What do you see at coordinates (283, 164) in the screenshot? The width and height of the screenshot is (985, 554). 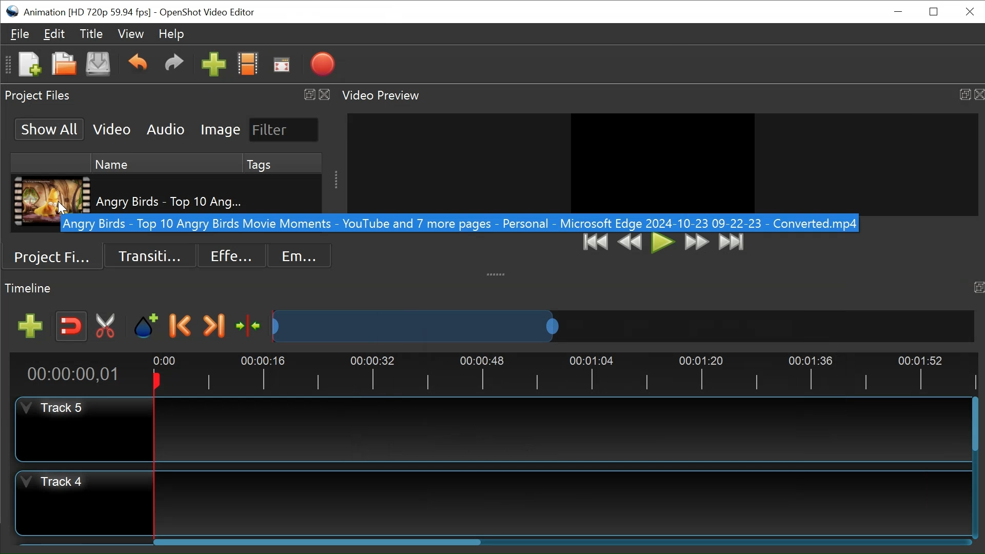 I see `Tags` at bounding box center [283, 164].